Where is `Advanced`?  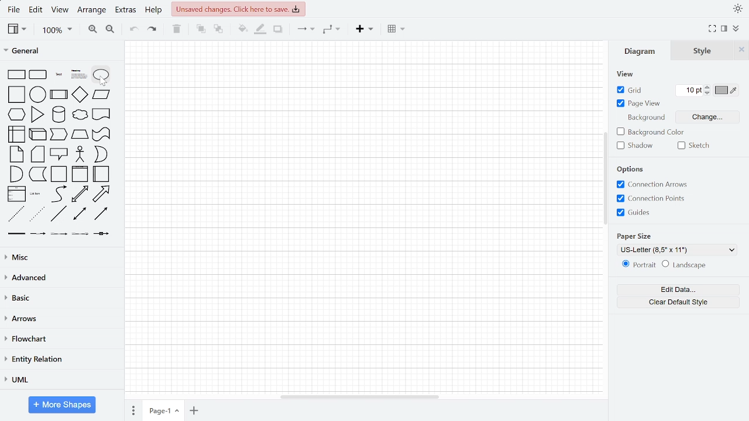 Advanced is located at coordinates (61, 279).